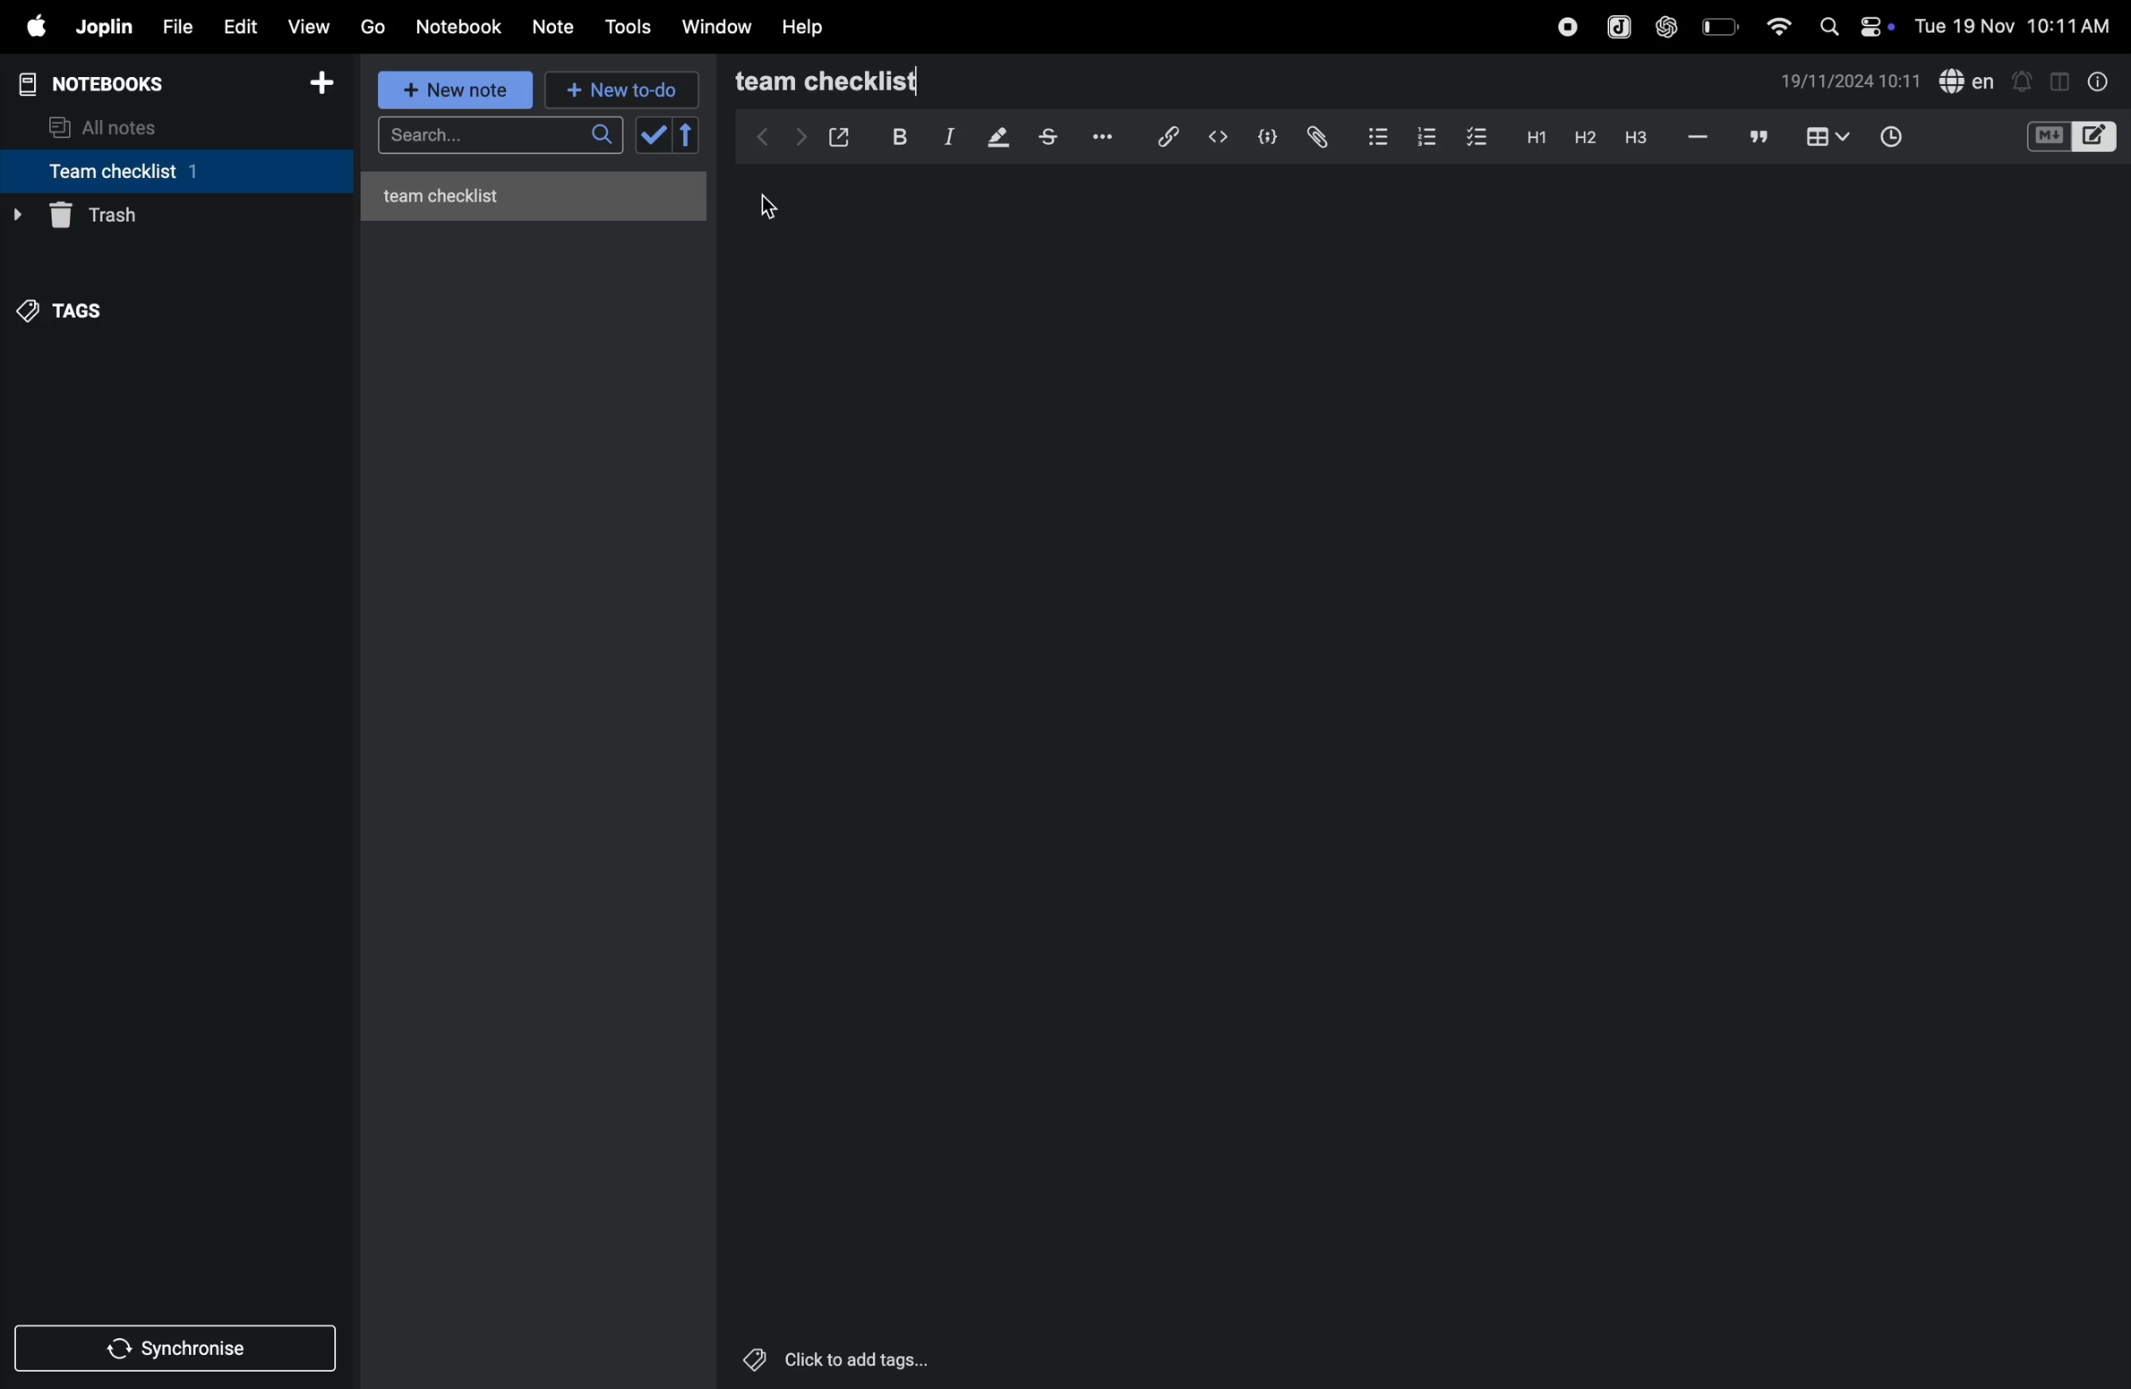 The width and height of the screenshot is (2131, 1389). Describe the element at coordinates (865, 81) in the screenshot. I see `team checklist` at that location.